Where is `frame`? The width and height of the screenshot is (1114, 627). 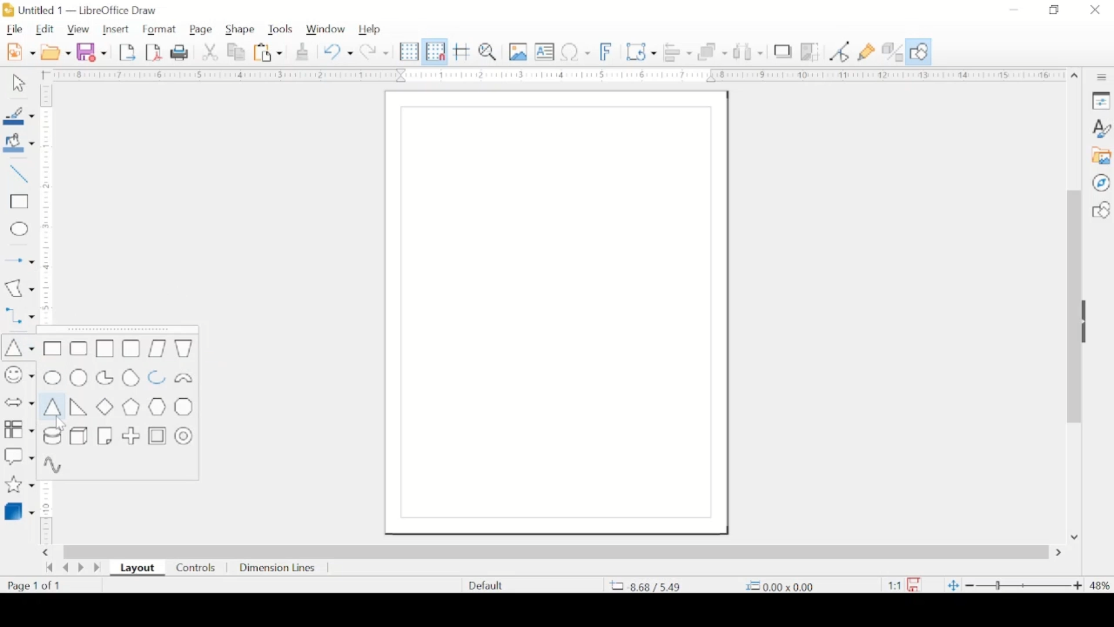 frame is located at coordinates (158, 437).